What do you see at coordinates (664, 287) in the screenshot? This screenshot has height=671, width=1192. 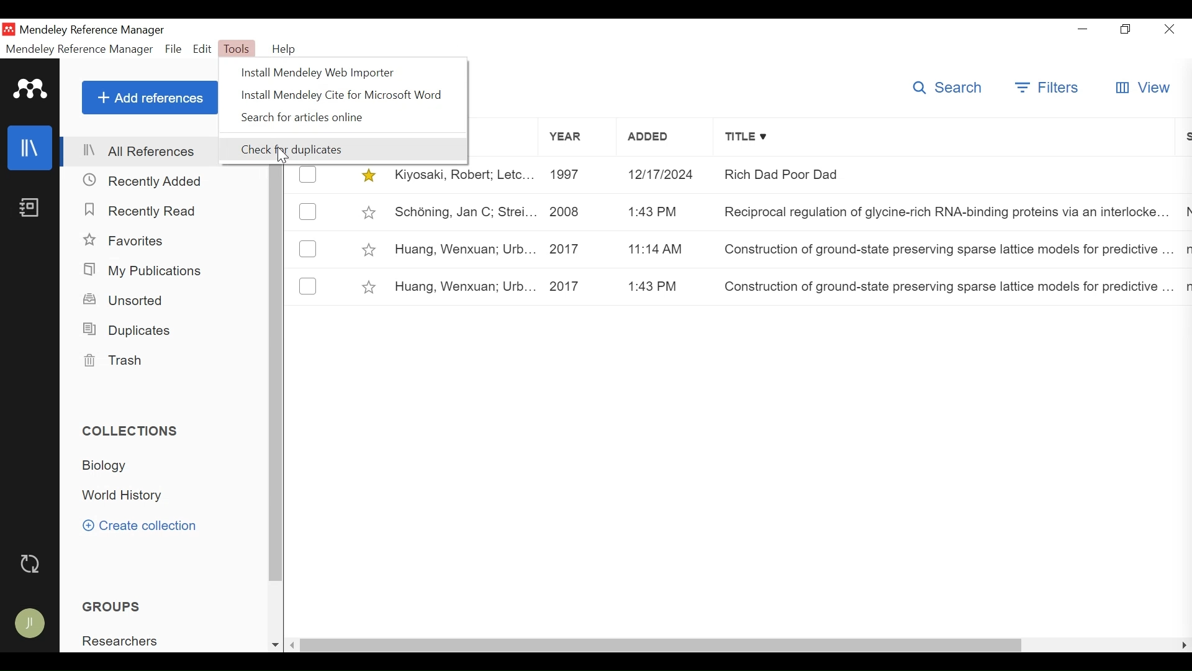 I see `1:43 pm` at bounding box center [664, 287].